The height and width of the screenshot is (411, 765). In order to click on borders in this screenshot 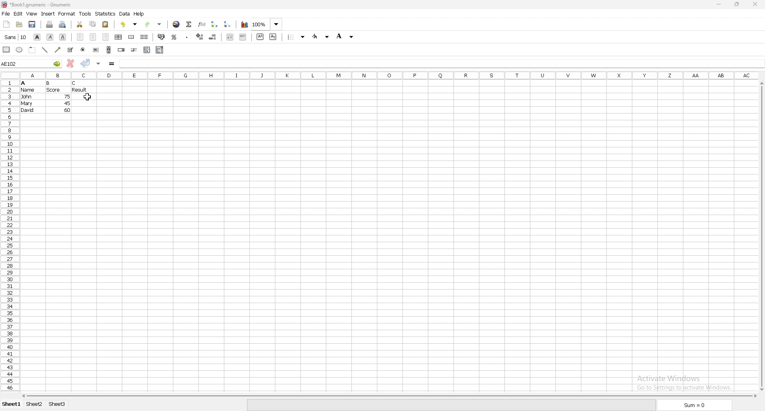, I will do `click(296, 37)`.